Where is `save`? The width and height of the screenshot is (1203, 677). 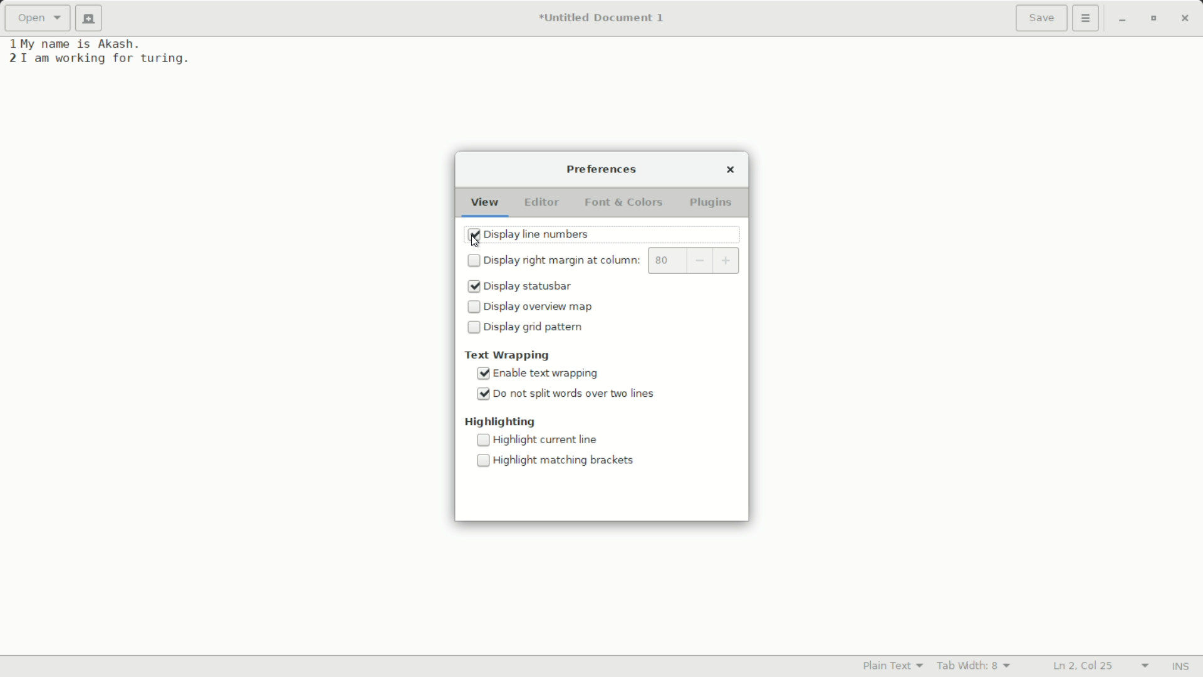 save is located at coordinates (1042, 19).